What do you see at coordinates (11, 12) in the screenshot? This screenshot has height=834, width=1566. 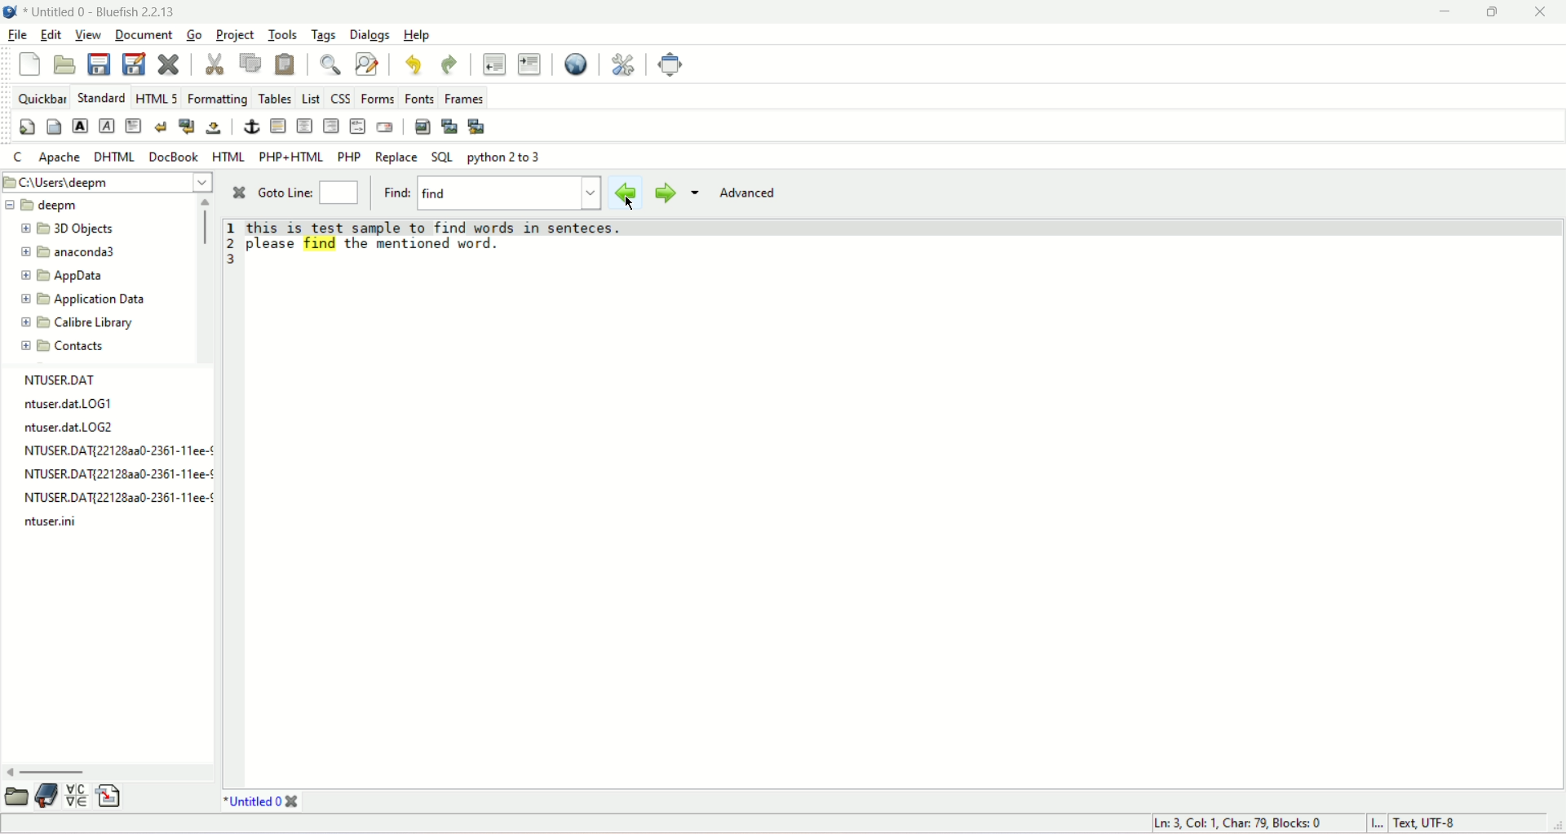 I see `logo` at bounding box center [11, 12].